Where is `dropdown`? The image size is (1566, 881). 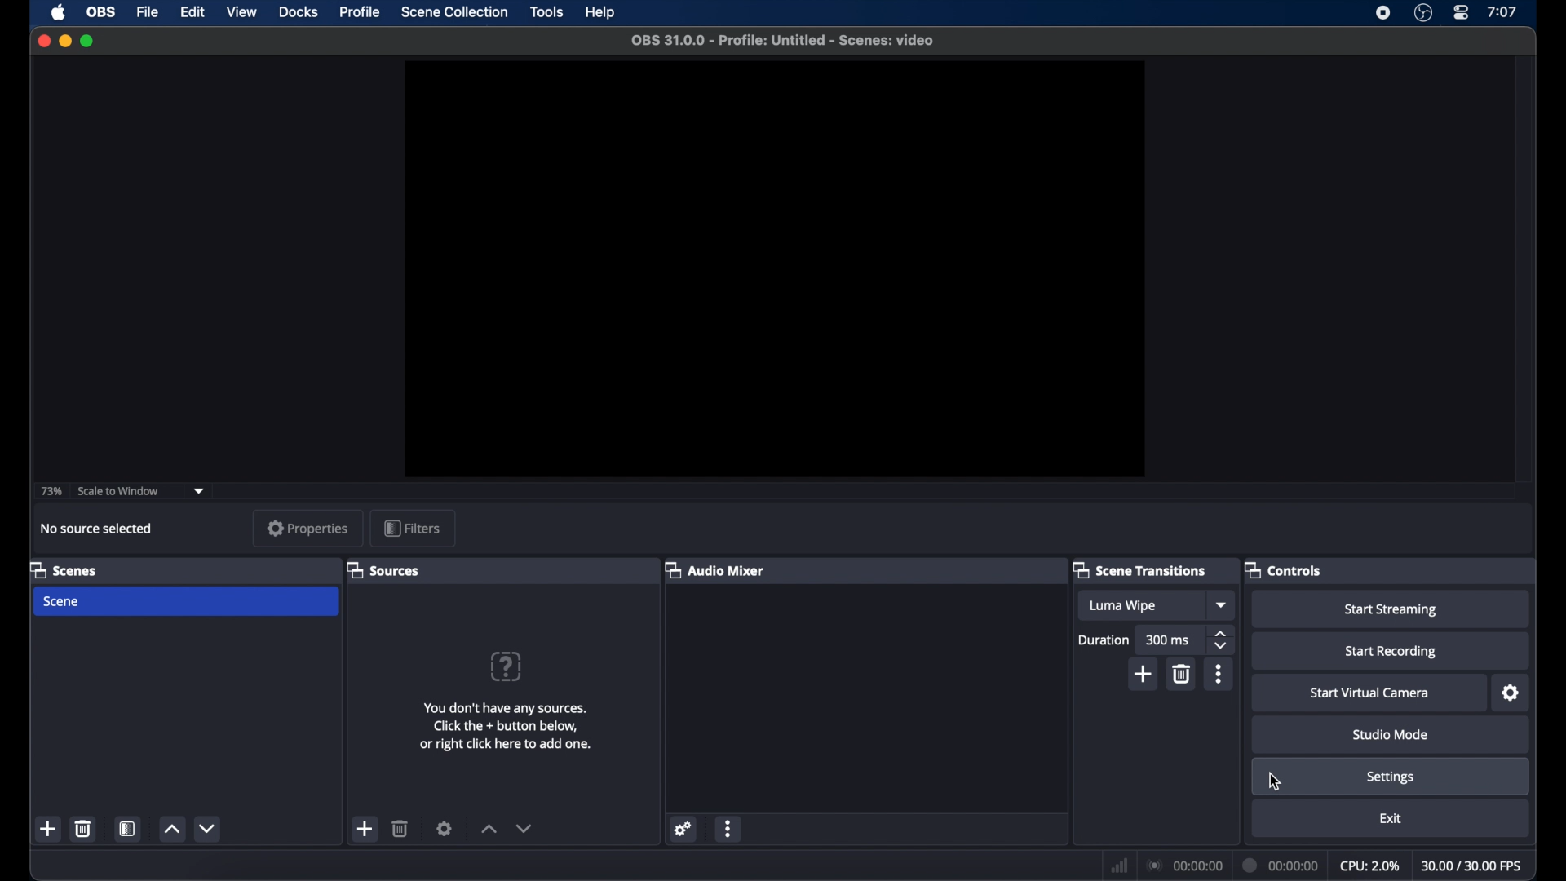 dropdown is located at coordinates (1223, 605).